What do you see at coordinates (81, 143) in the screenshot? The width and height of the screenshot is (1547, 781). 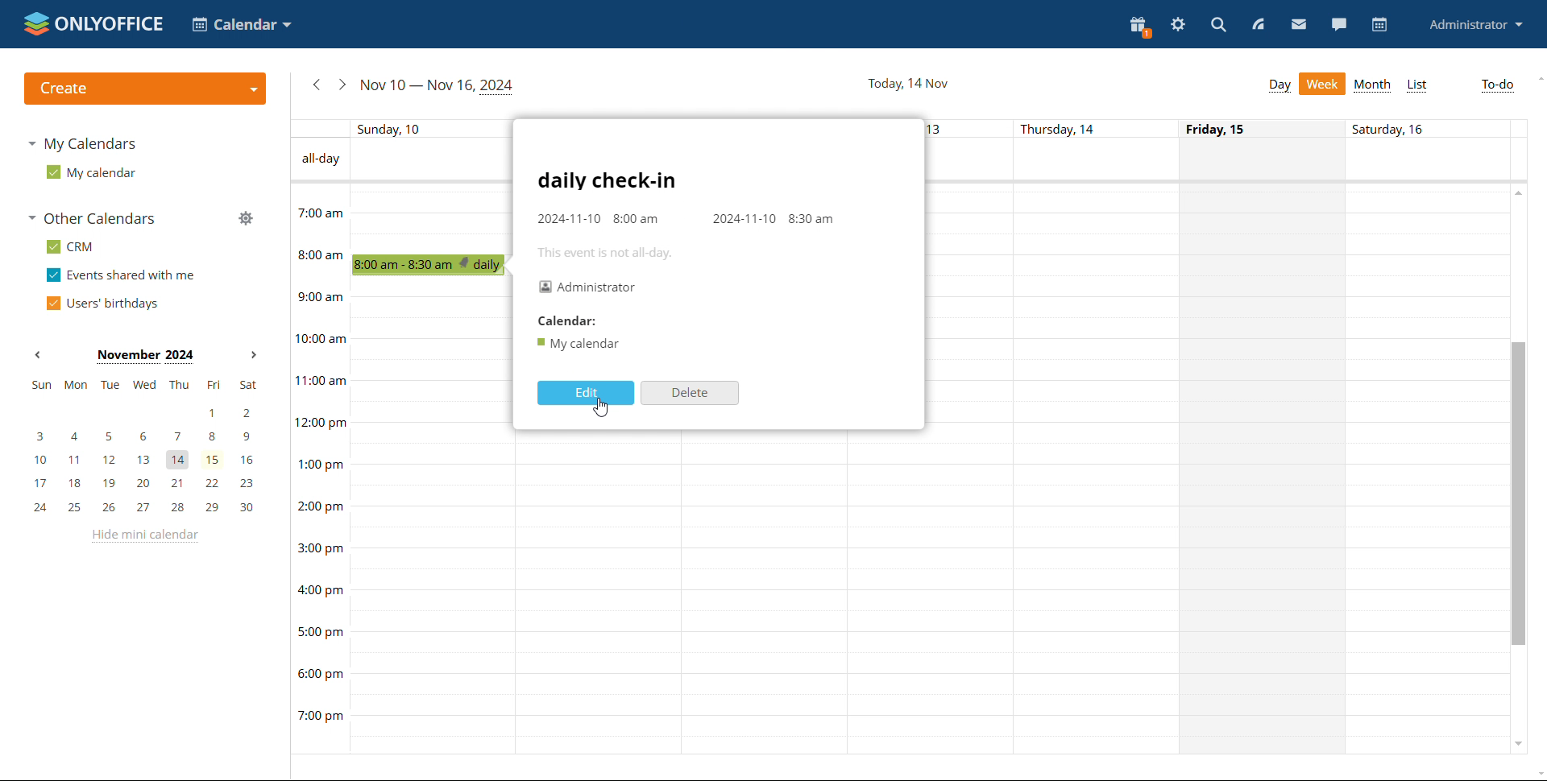 I see `my calendars` at bounding box center [81, 143].